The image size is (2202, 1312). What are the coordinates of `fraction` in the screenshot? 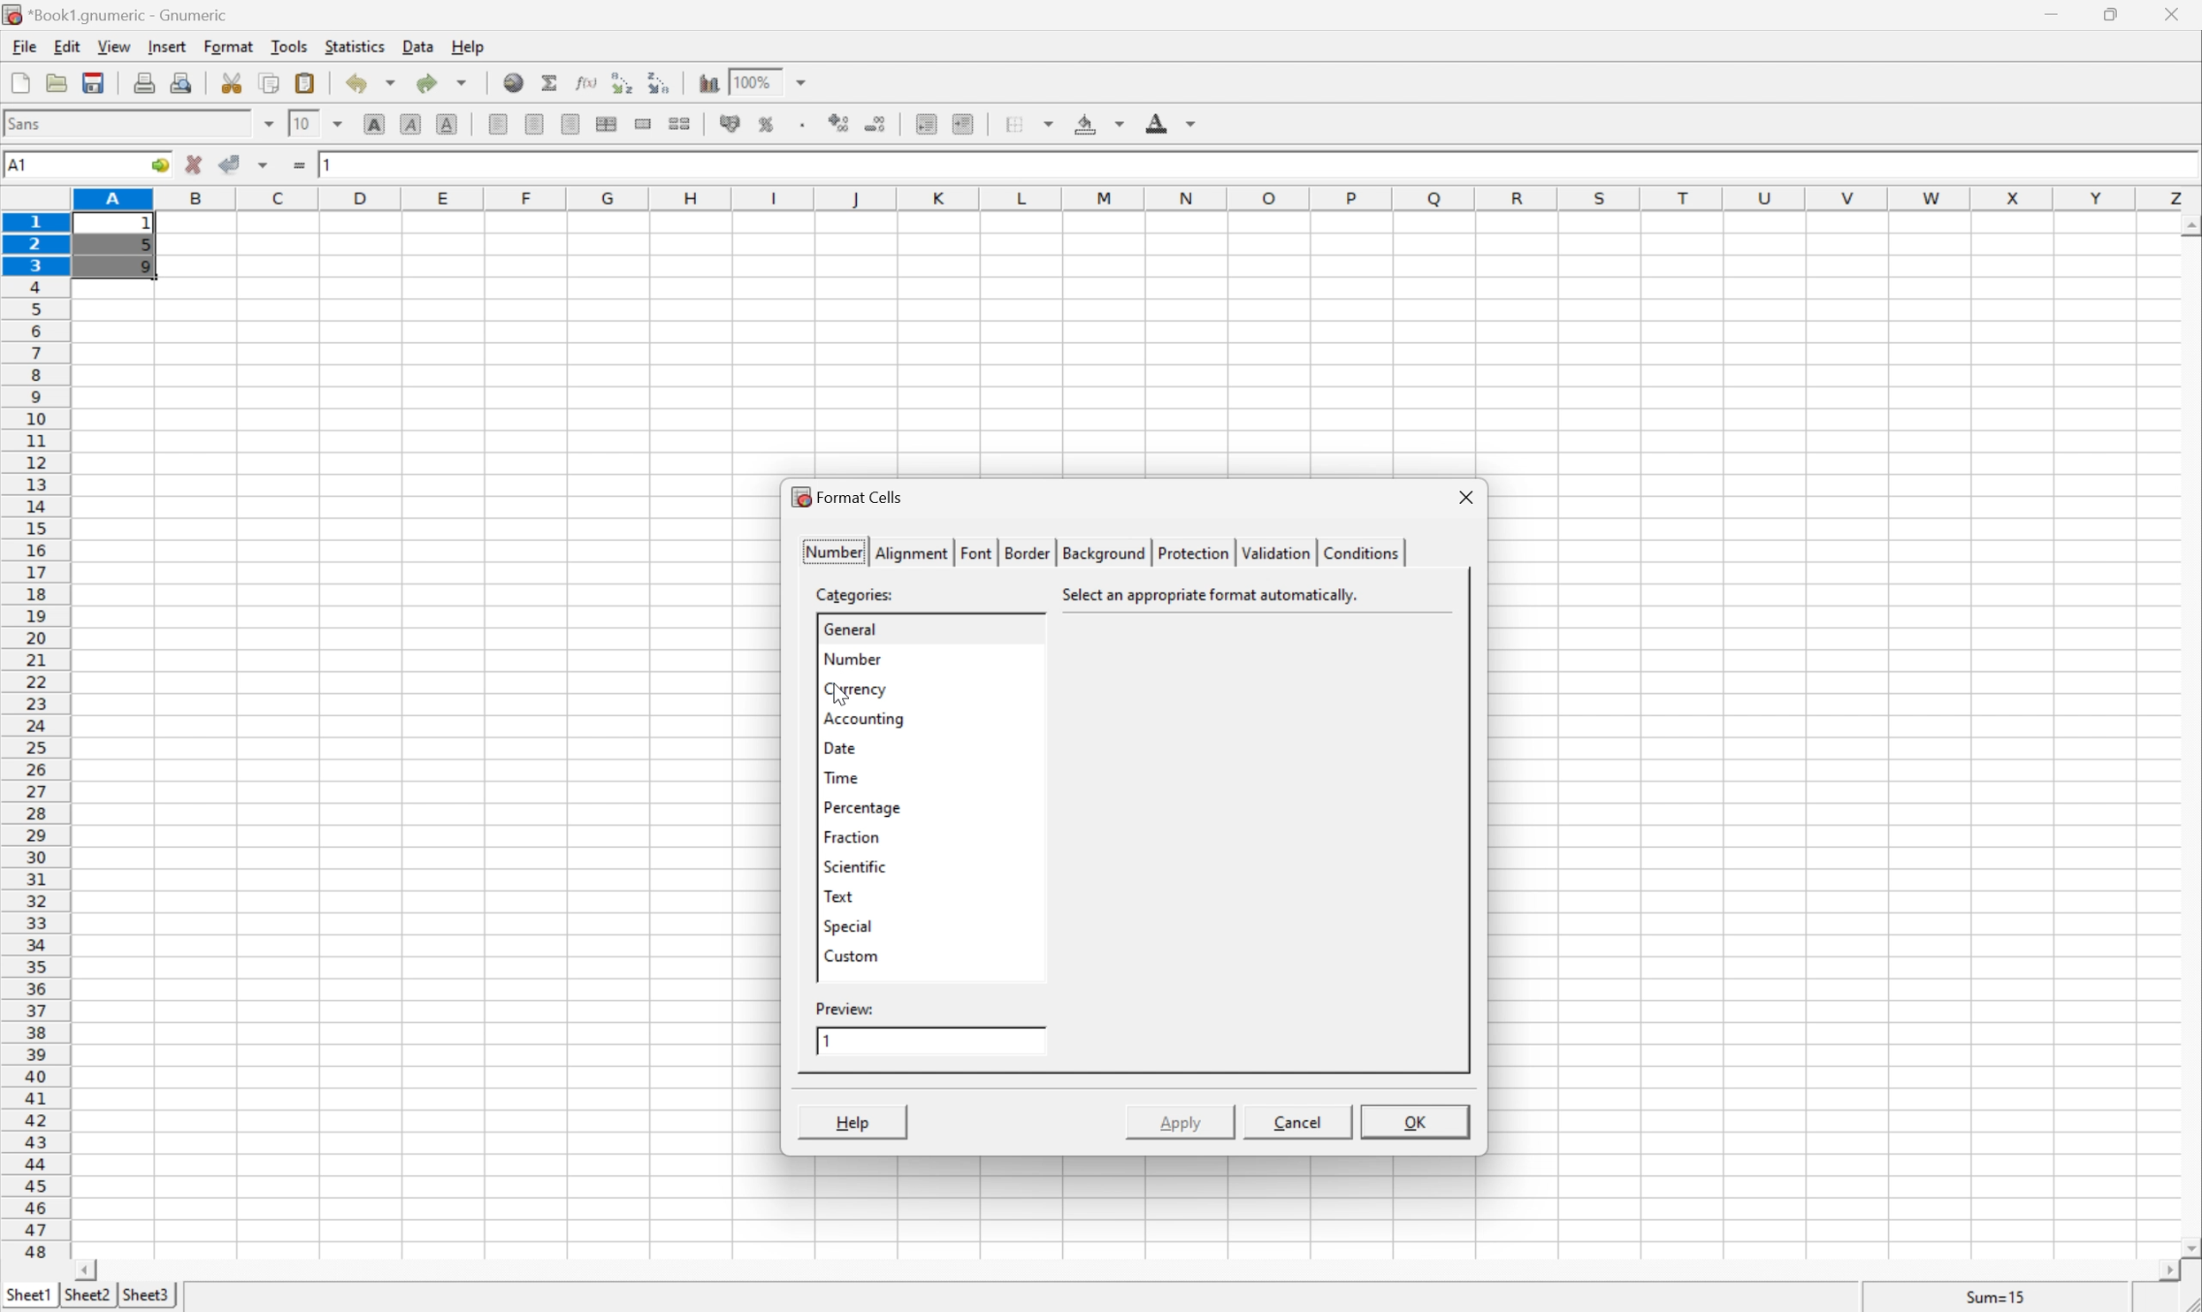 It's located at (851, 836).